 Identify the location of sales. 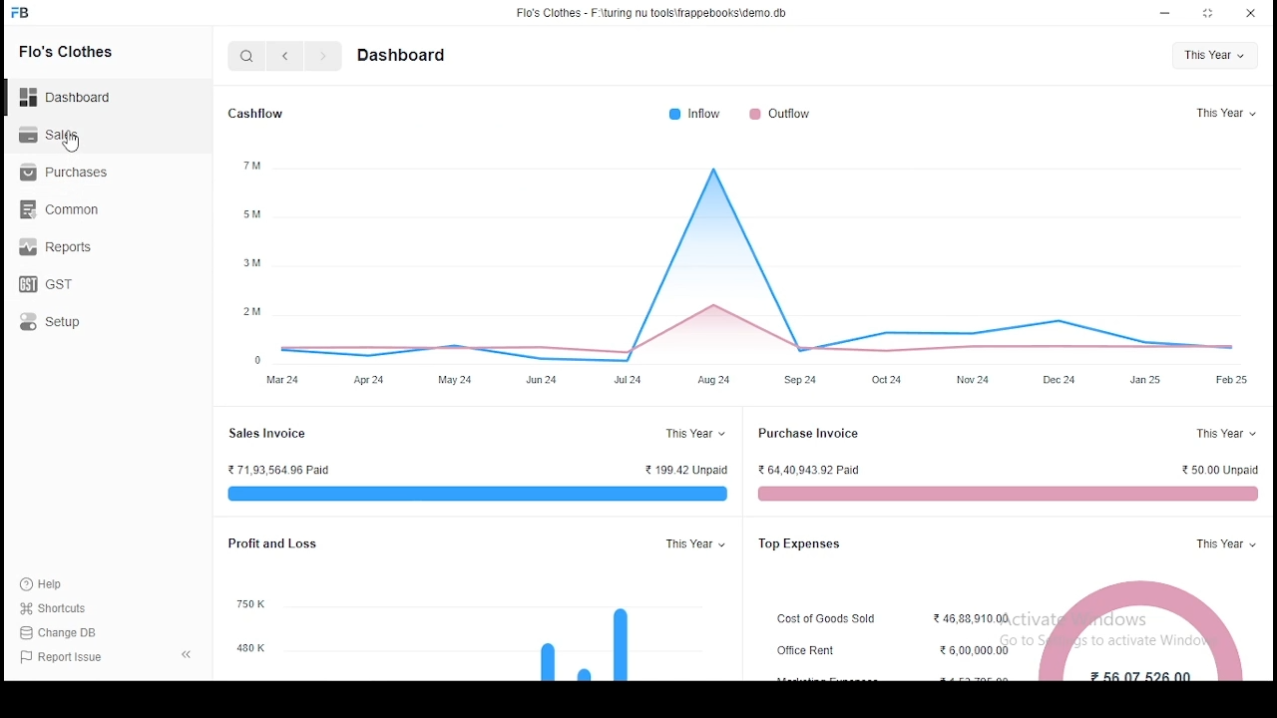
(51, 135).